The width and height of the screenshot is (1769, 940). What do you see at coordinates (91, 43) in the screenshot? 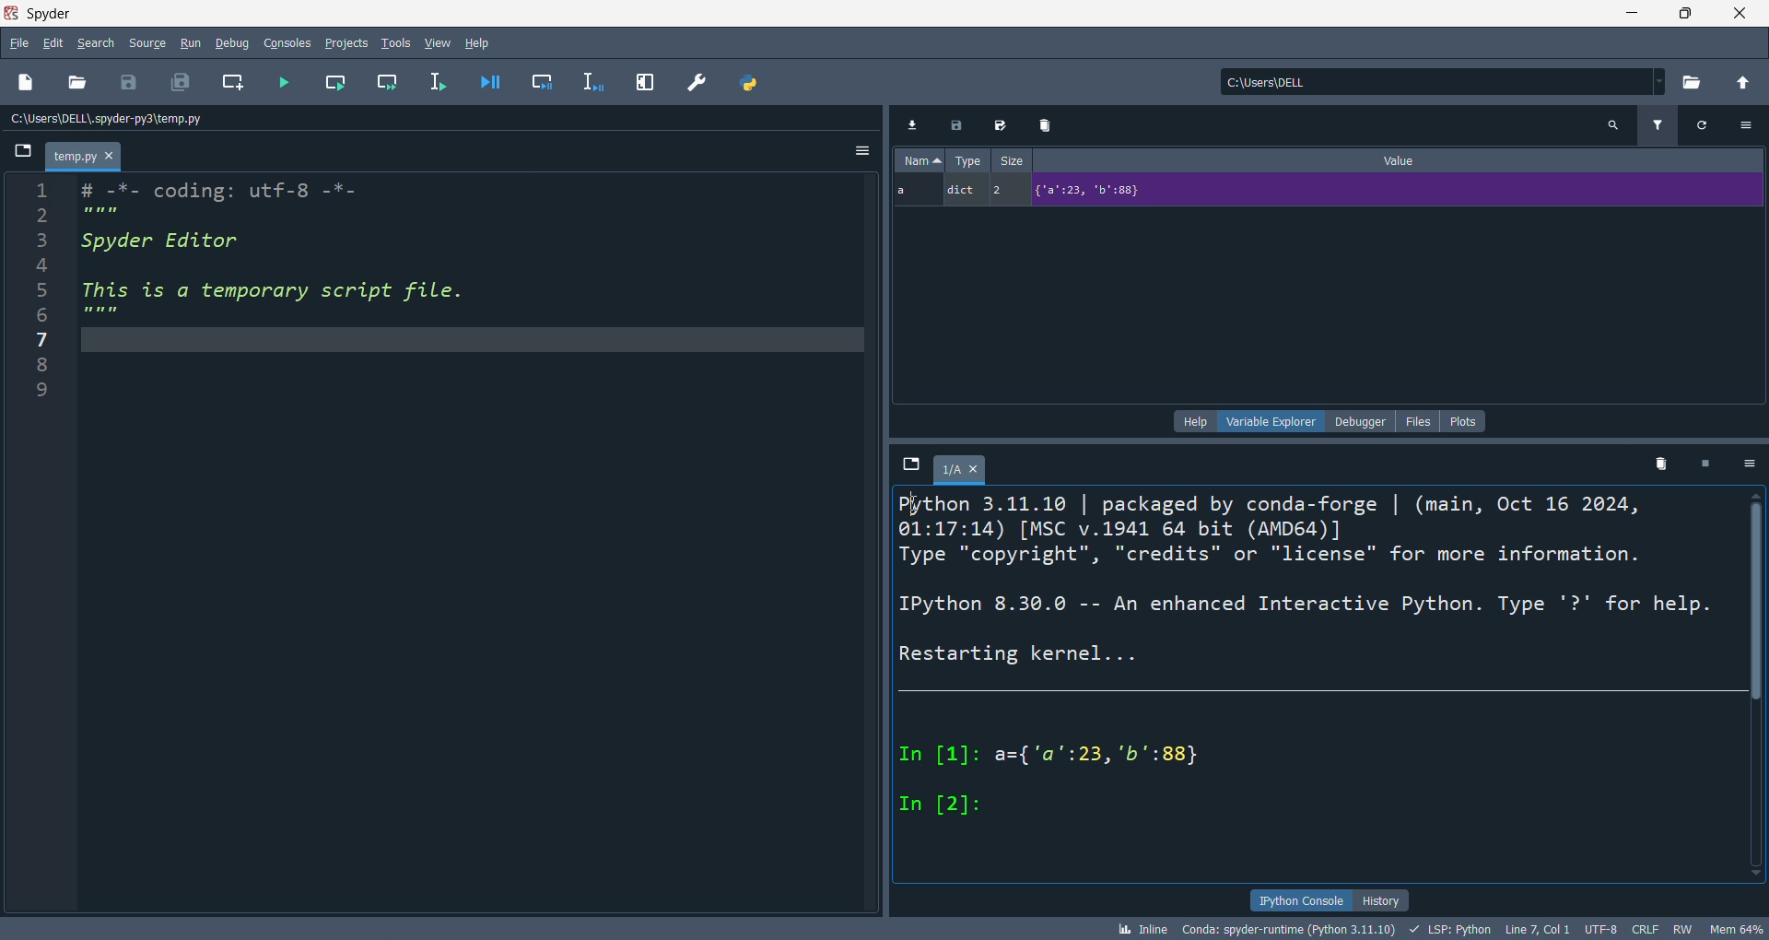
I see `search` at bounding box center [91, 43].